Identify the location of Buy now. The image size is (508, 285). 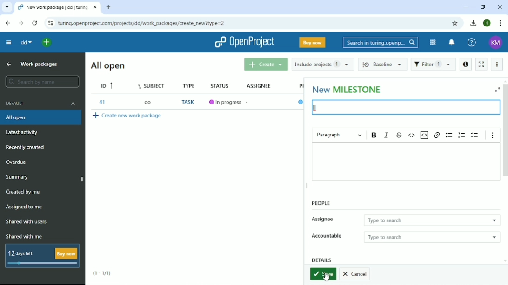
(312, 42).